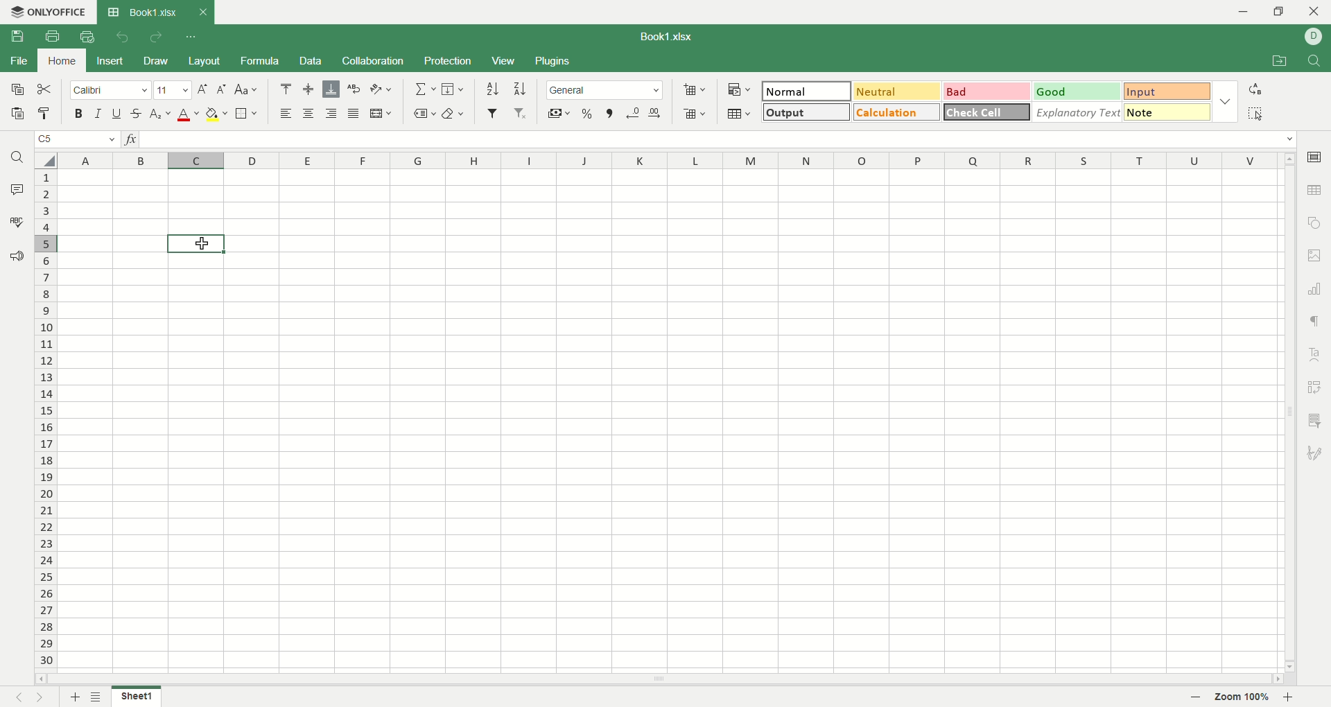 Image resolution: width=1331 pixels, height=707 pixels. I want to click on sheet, so click(667, 419).